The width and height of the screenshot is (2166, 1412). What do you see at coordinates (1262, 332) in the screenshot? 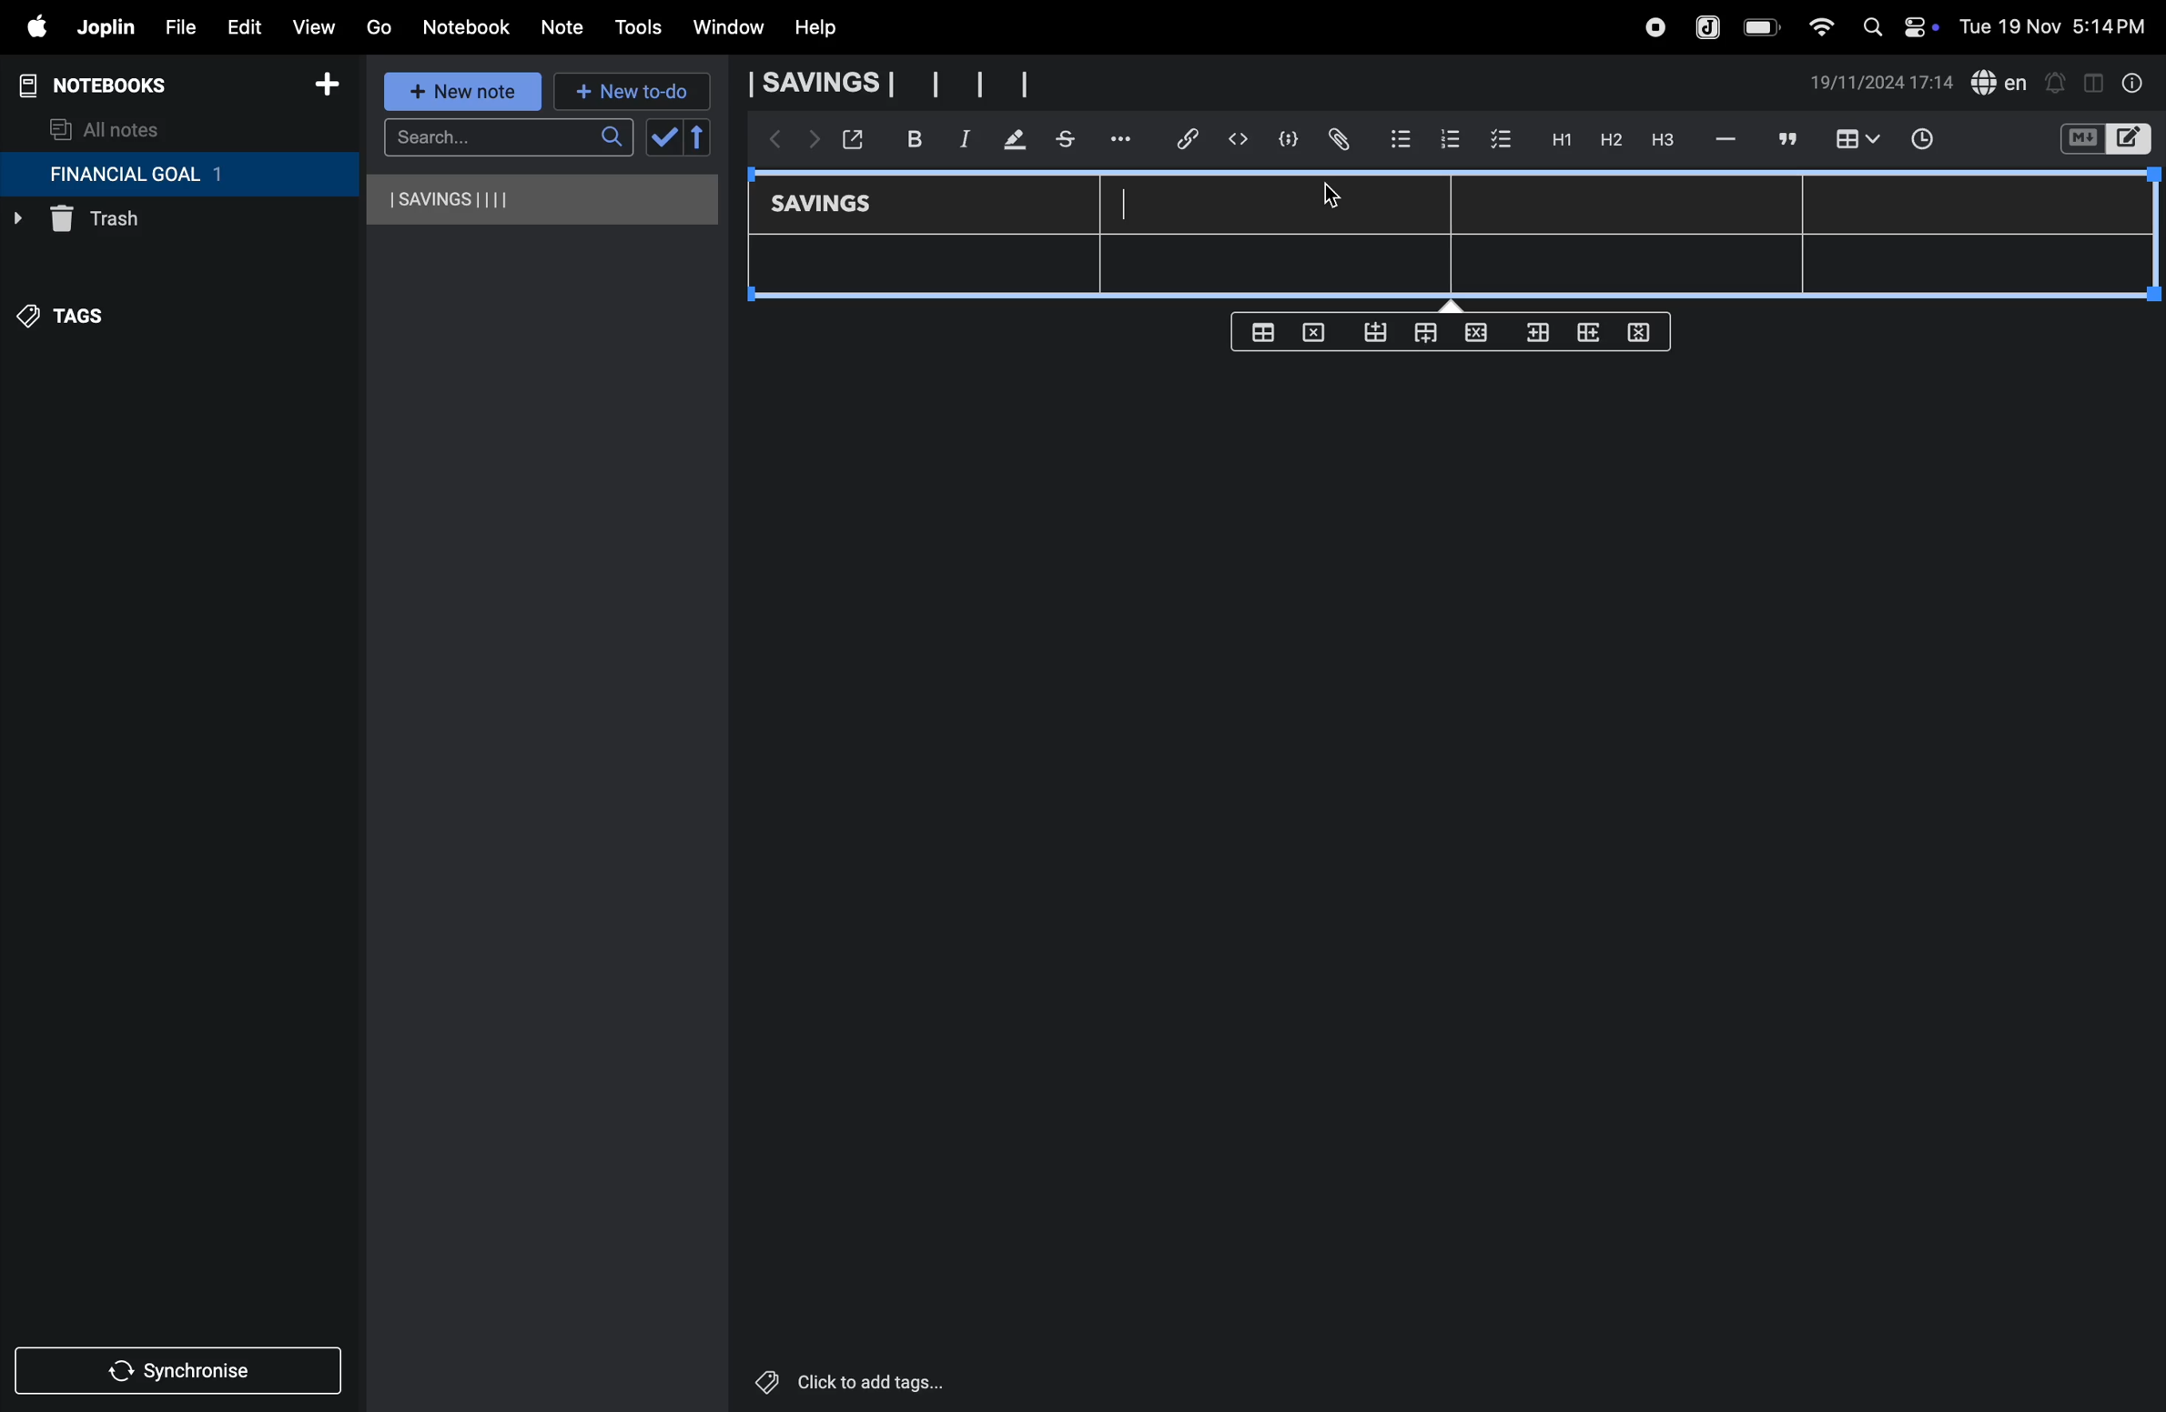
I see `create table` at bounding box center [1262, 332].